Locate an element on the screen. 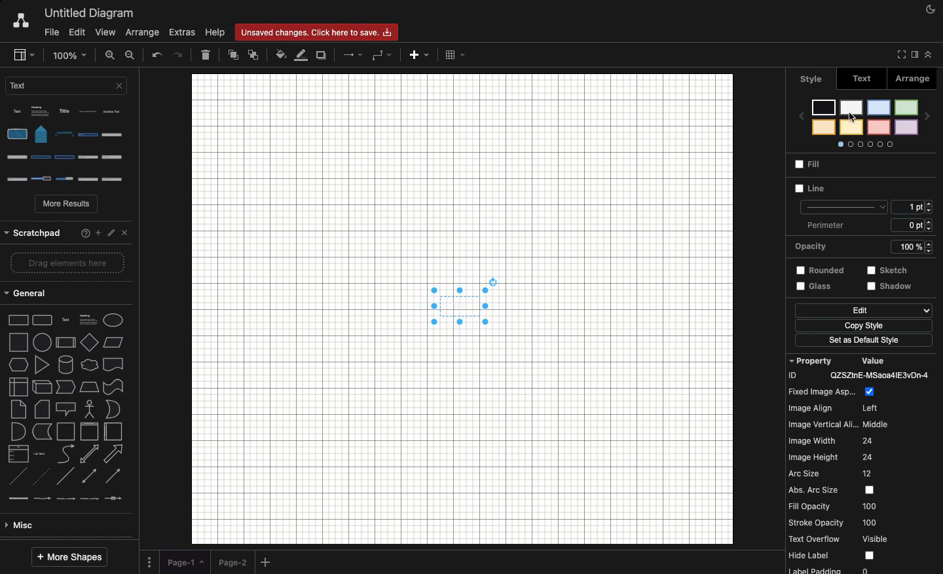 Image resolution: width=943 pixels, height=574 pixels. Night  is located at coordinates (931, 9).